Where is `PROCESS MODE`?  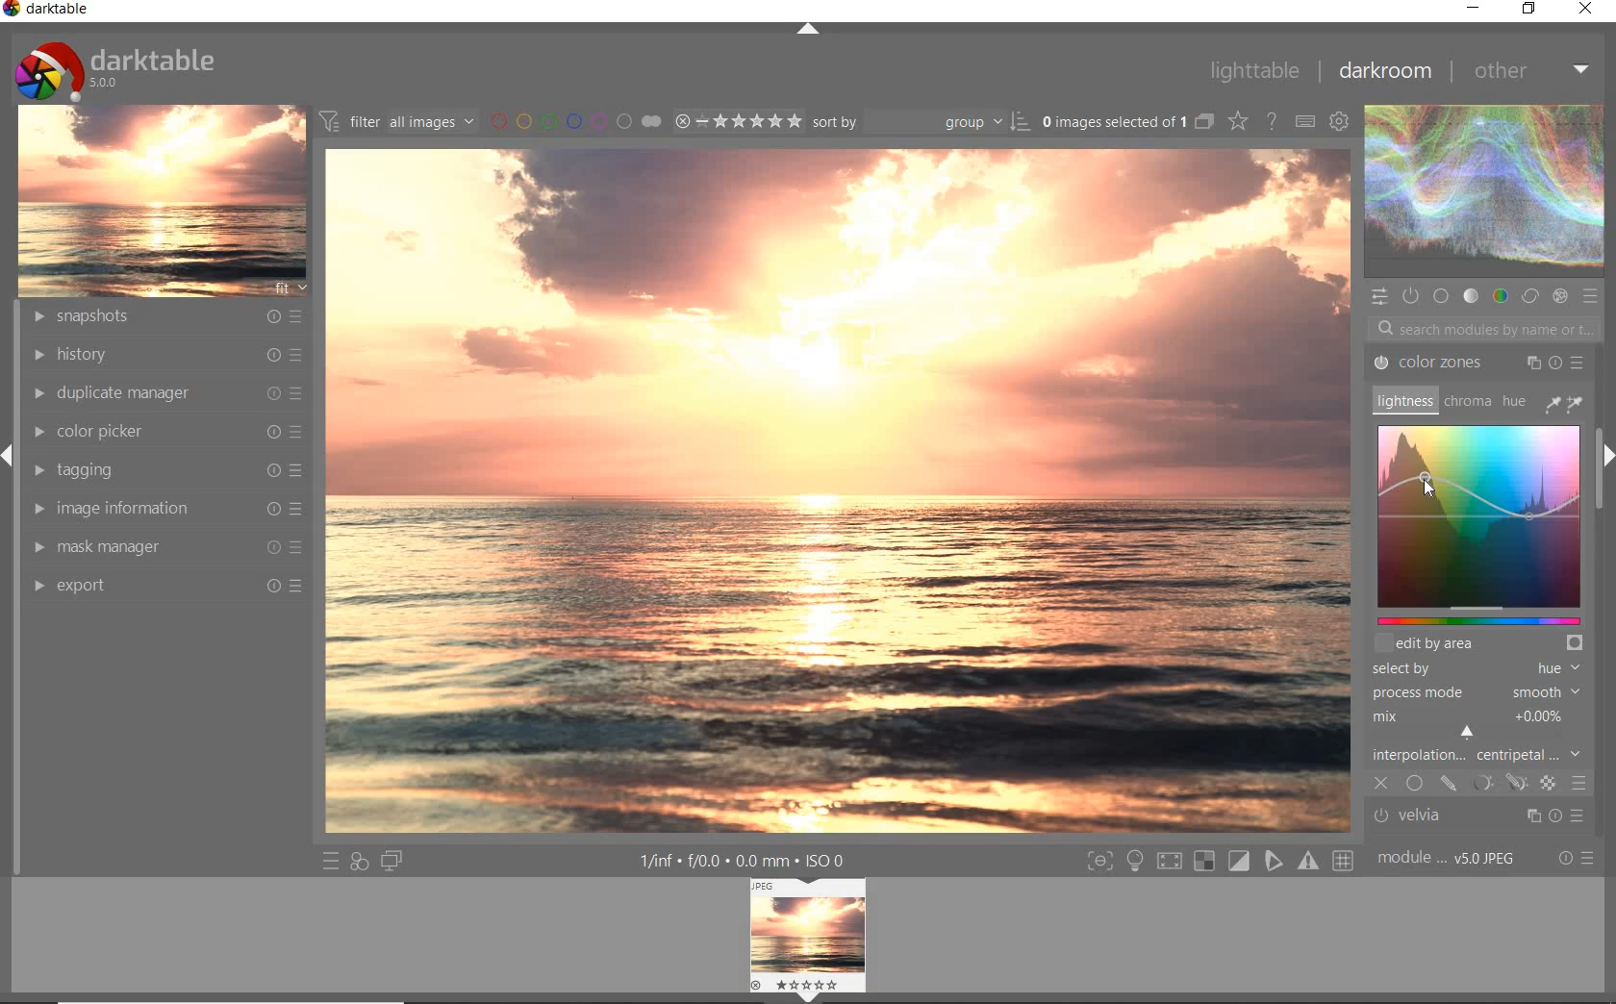
PROCESS MODE is located at coordinates (1478, 692).